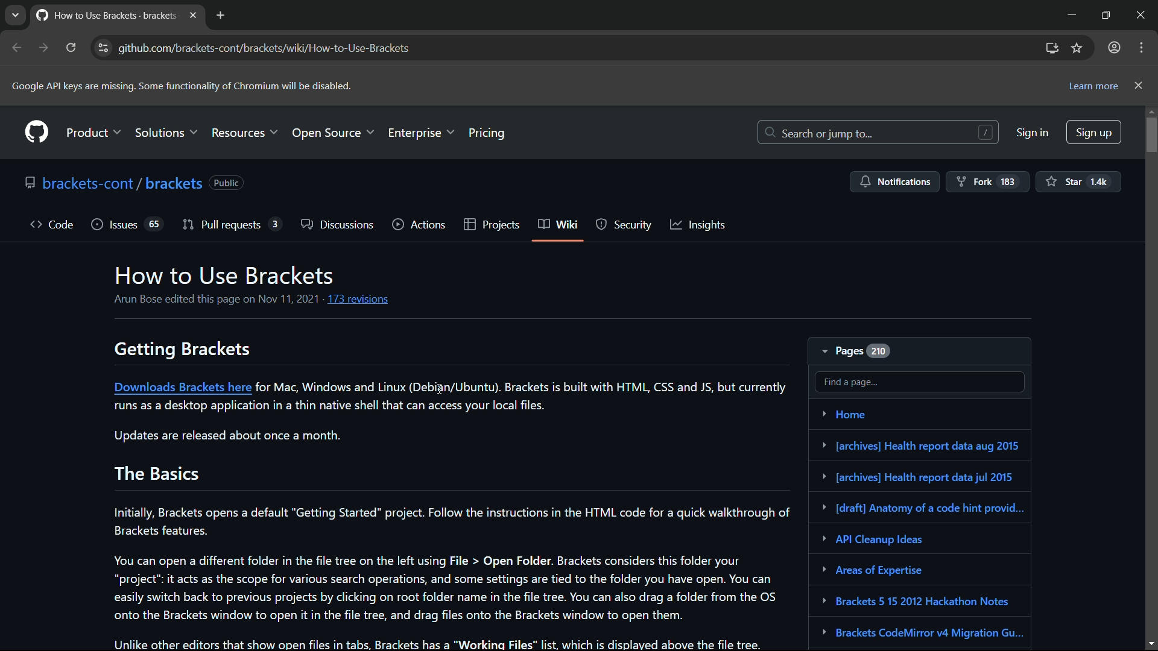 The width and height of the screenshot is (1158, 651). Describe the element at coordinates (920, 382) in the screenshot. I see `find a page` at that location.